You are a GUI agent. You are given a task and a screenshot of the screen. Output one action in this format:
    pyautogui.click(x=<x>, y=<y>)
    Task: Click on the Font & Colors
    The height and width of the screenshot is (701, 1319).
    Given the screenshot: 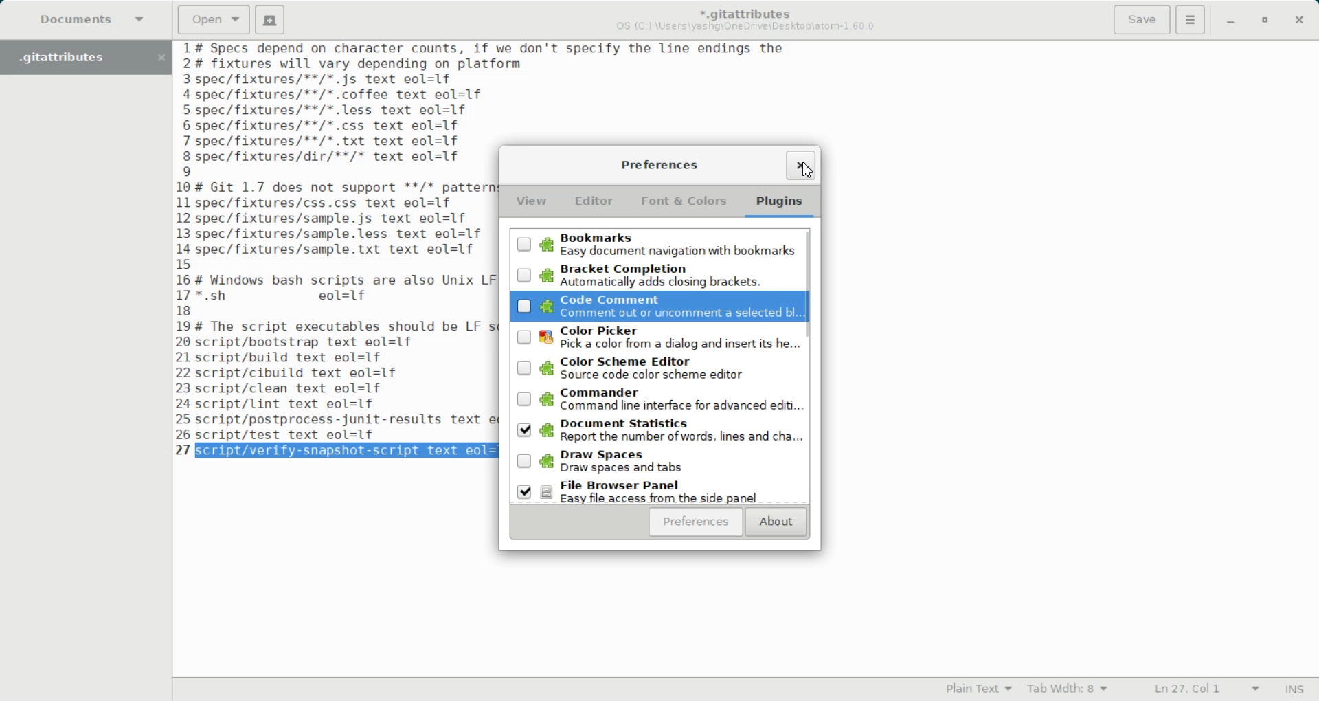 What is the action you would take?
    pyautogui.click(x=682, y=201)
    